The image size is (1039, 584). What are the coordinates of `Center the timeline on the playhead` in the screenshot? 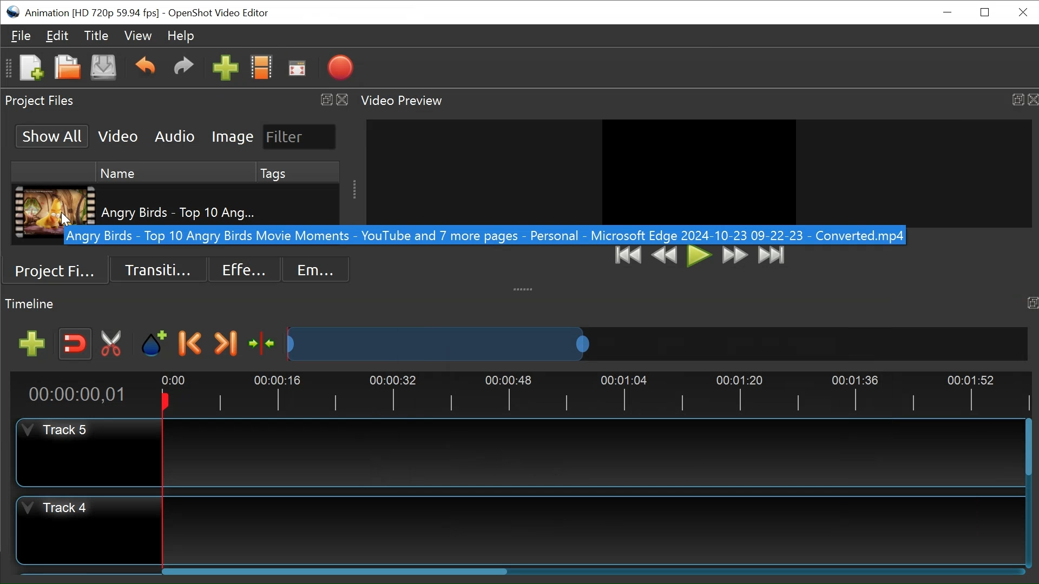 It's located at (262, 343).